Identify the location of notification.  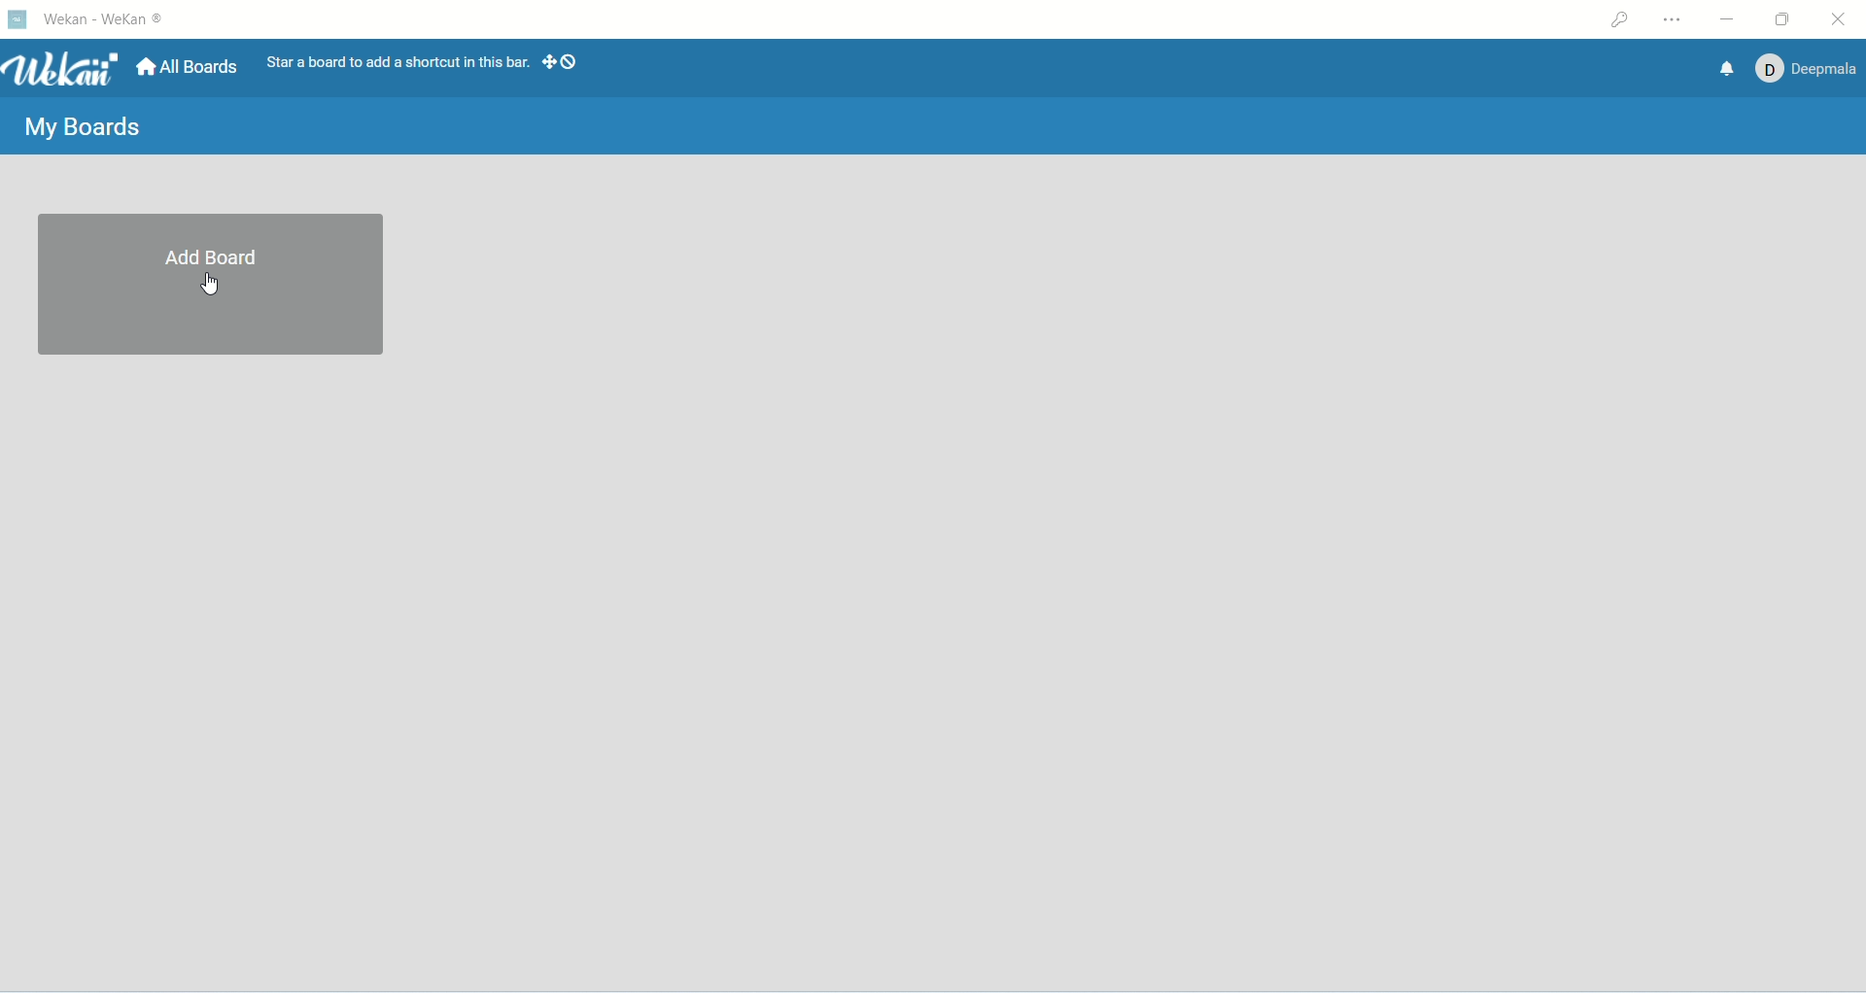
(1724, 67).